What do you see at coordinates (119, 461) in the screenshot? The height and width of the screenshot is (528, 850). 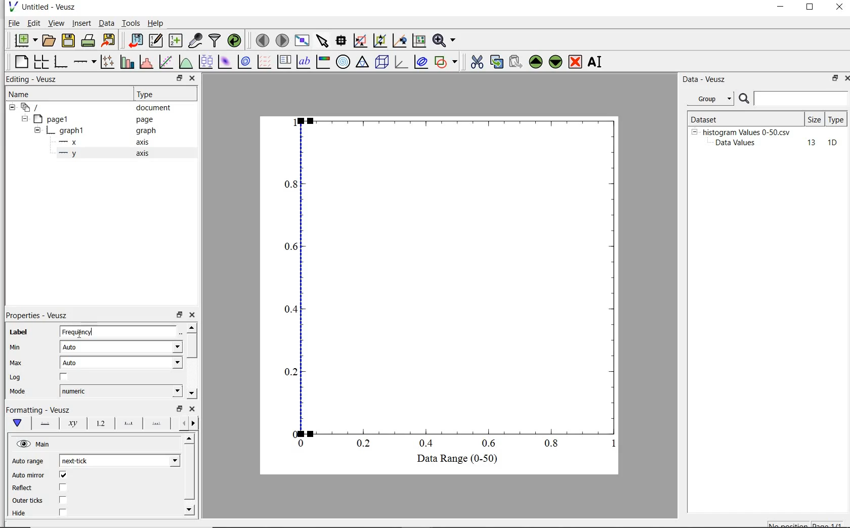 I see `next tick` at bounding box center [119, 461].